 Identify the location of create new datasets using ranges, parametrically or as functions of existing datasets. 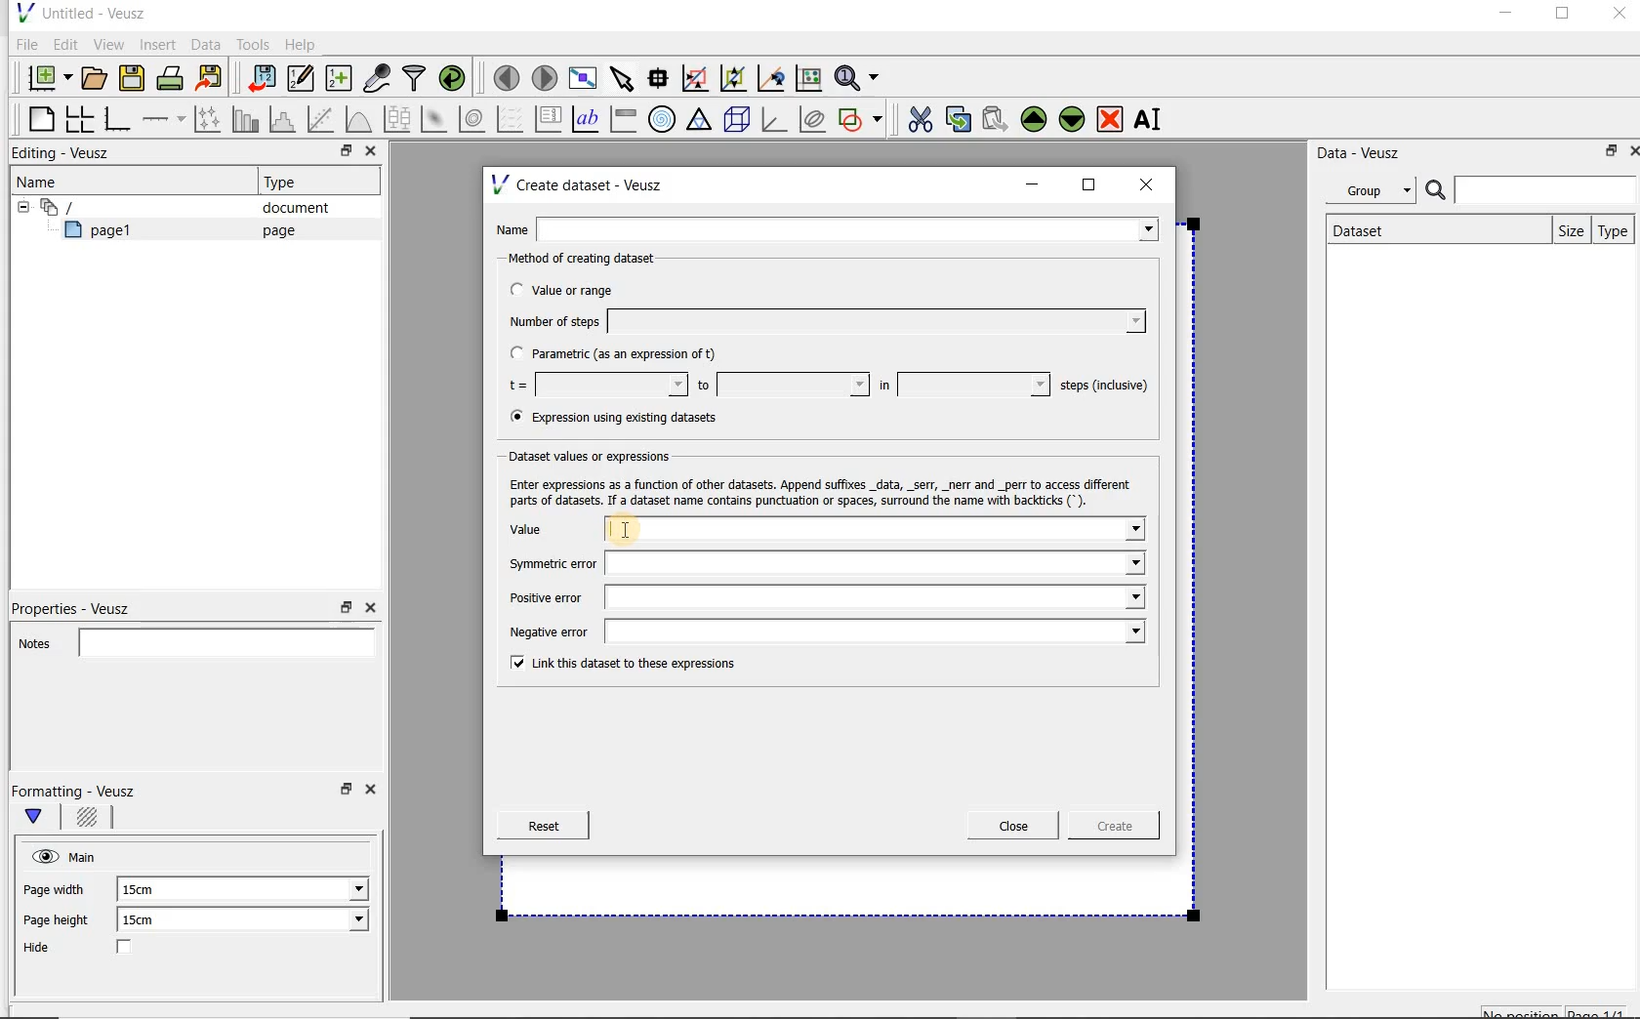
(340, 79).